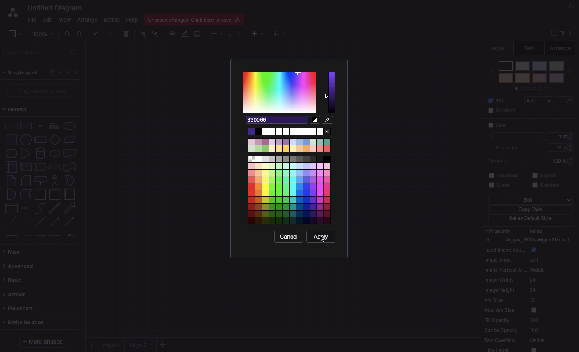  What do you see at coordinates (504, 174) in the screenshot?
I see `Rounded` at bounding box center [504, 174].